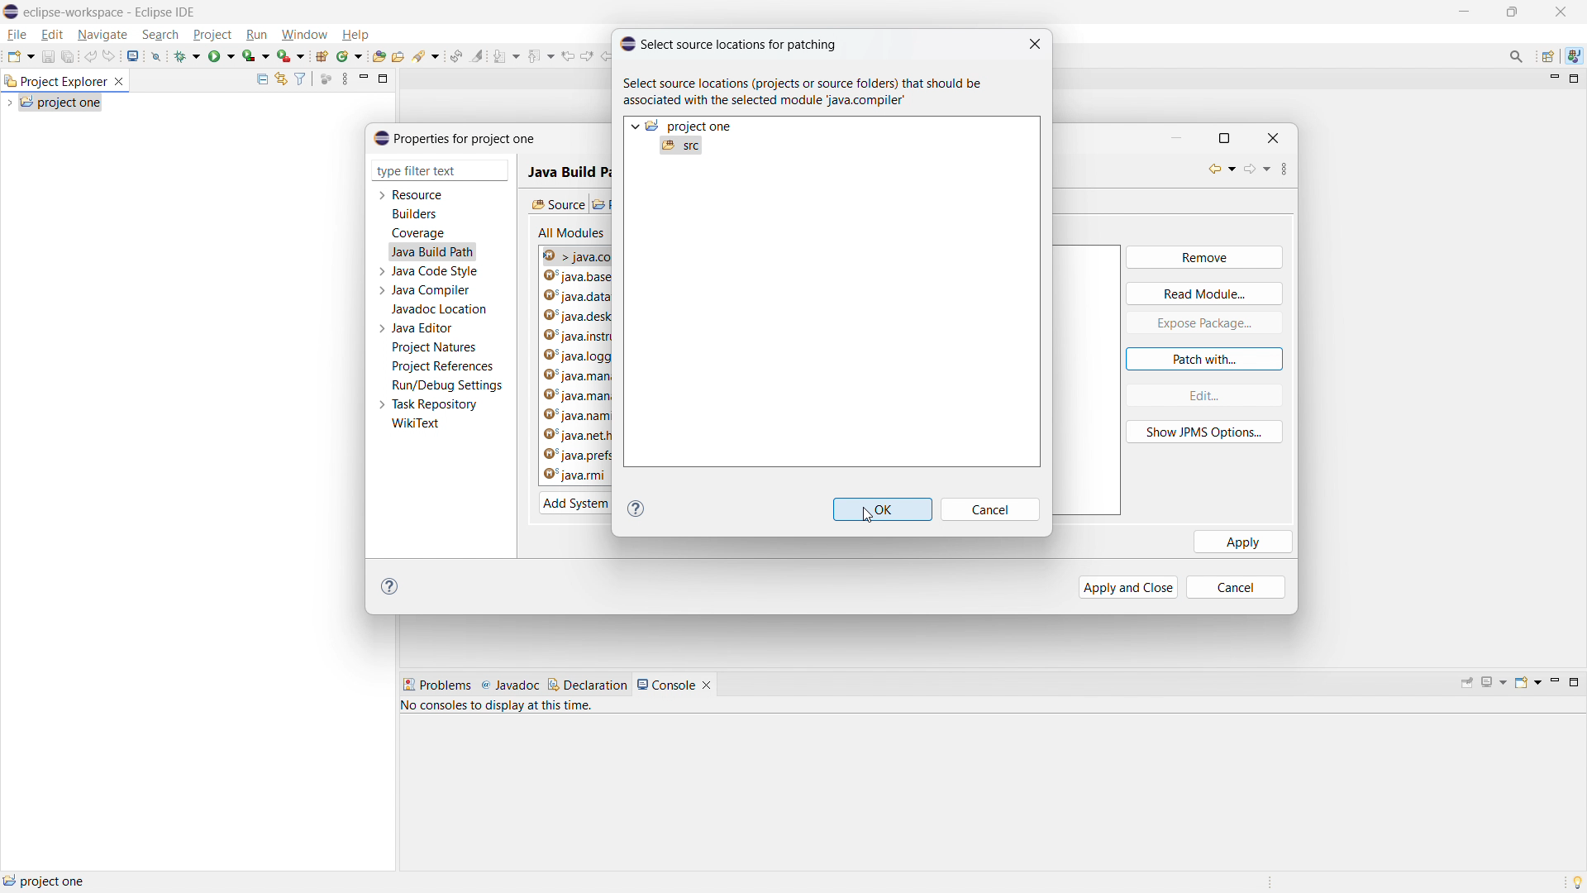  Describe the element at coordinates (1243, 542) in the screenshot. I see `apply` at that location.